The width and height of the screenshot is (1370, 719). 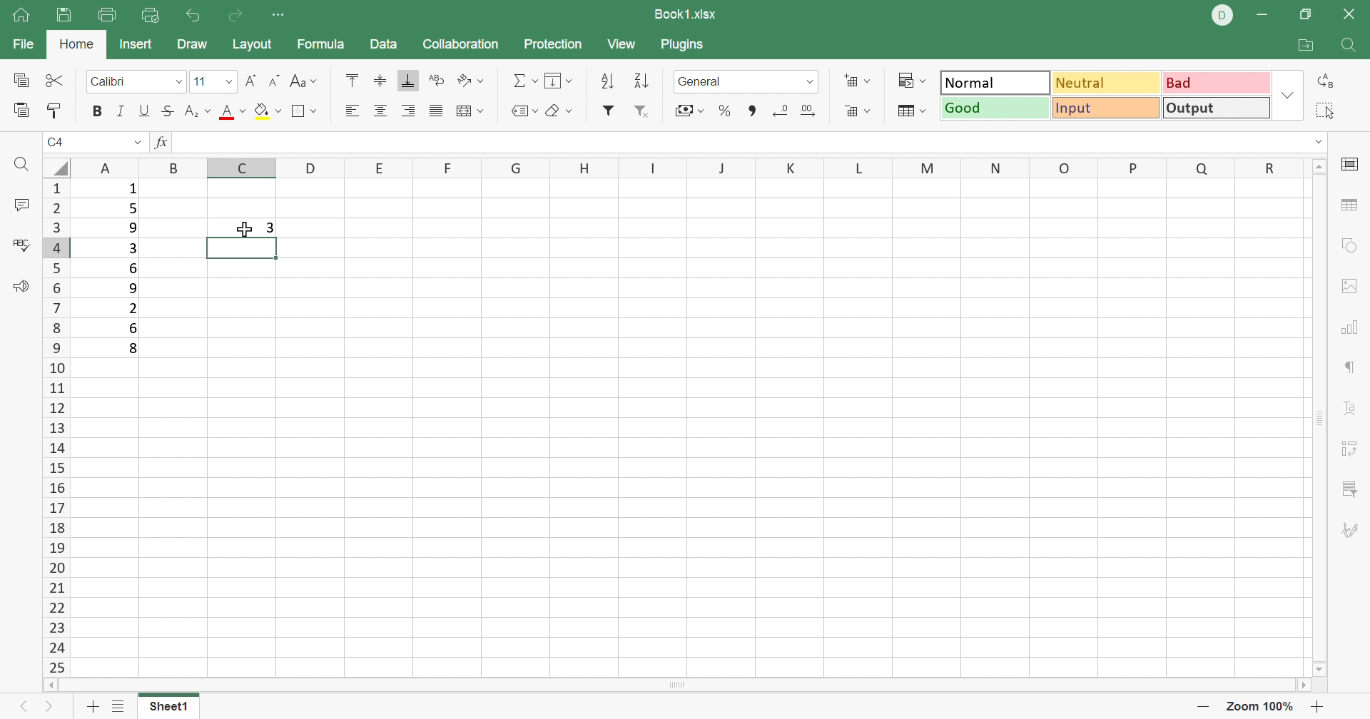 What do you see at coordinates (383, 41) in the screenshot?
I see `Data` at bounding box center [383, 41].